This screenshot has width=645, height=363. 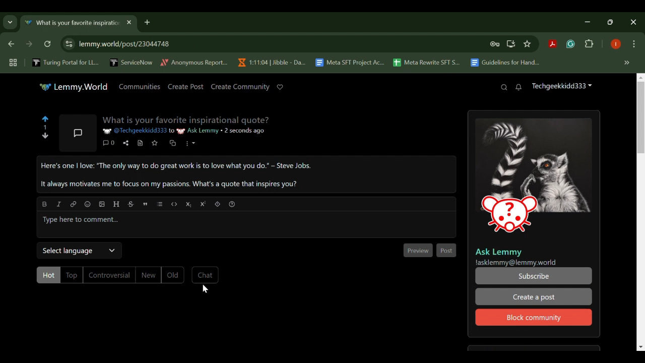 I want to click on Extensions, so click(x=590, y=44).